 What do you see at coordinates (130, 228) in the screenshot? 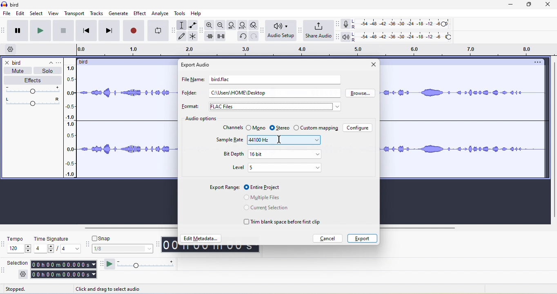
I see `horizontal scroll bar` at bounding box center [130, 228].